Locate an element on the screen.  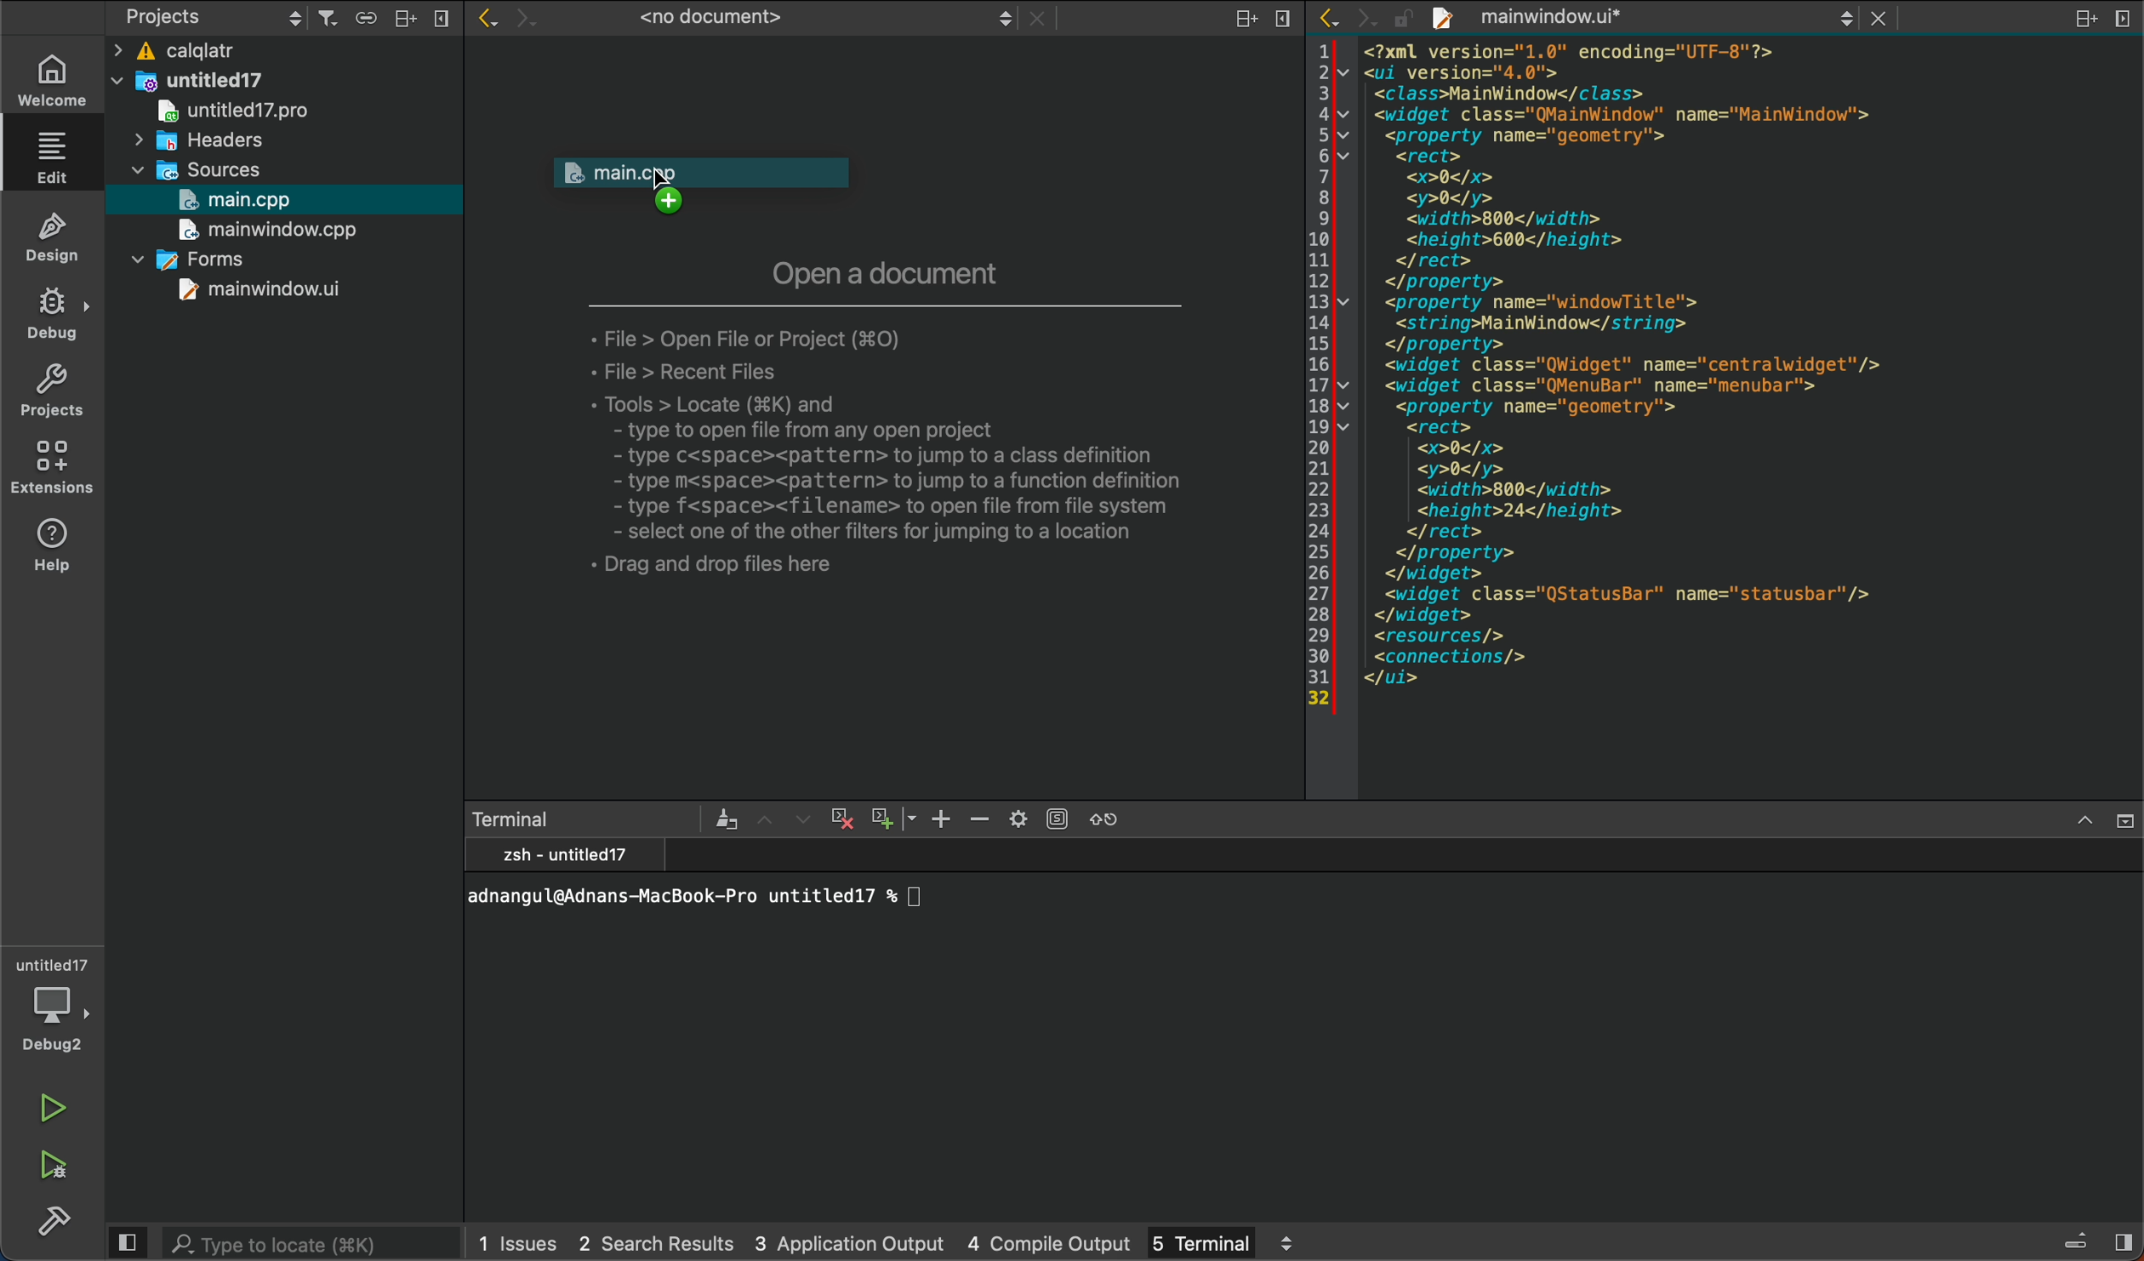
cursor is located at coordinates (664, 183).